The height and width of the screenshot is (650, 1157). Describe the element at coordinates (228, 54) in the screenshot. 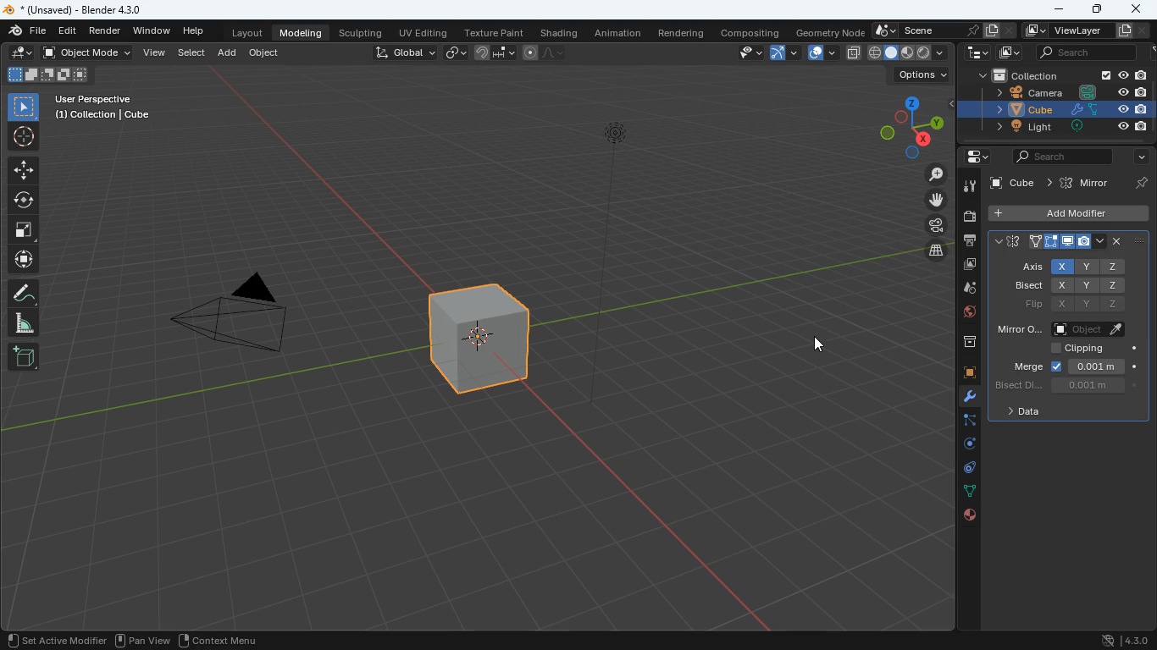

I see `add` at that location.